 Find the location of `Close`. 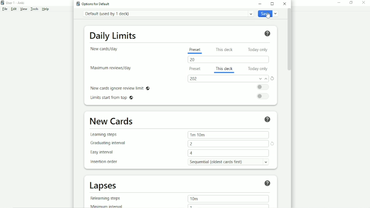

Close is located at coordinates (285, 4).